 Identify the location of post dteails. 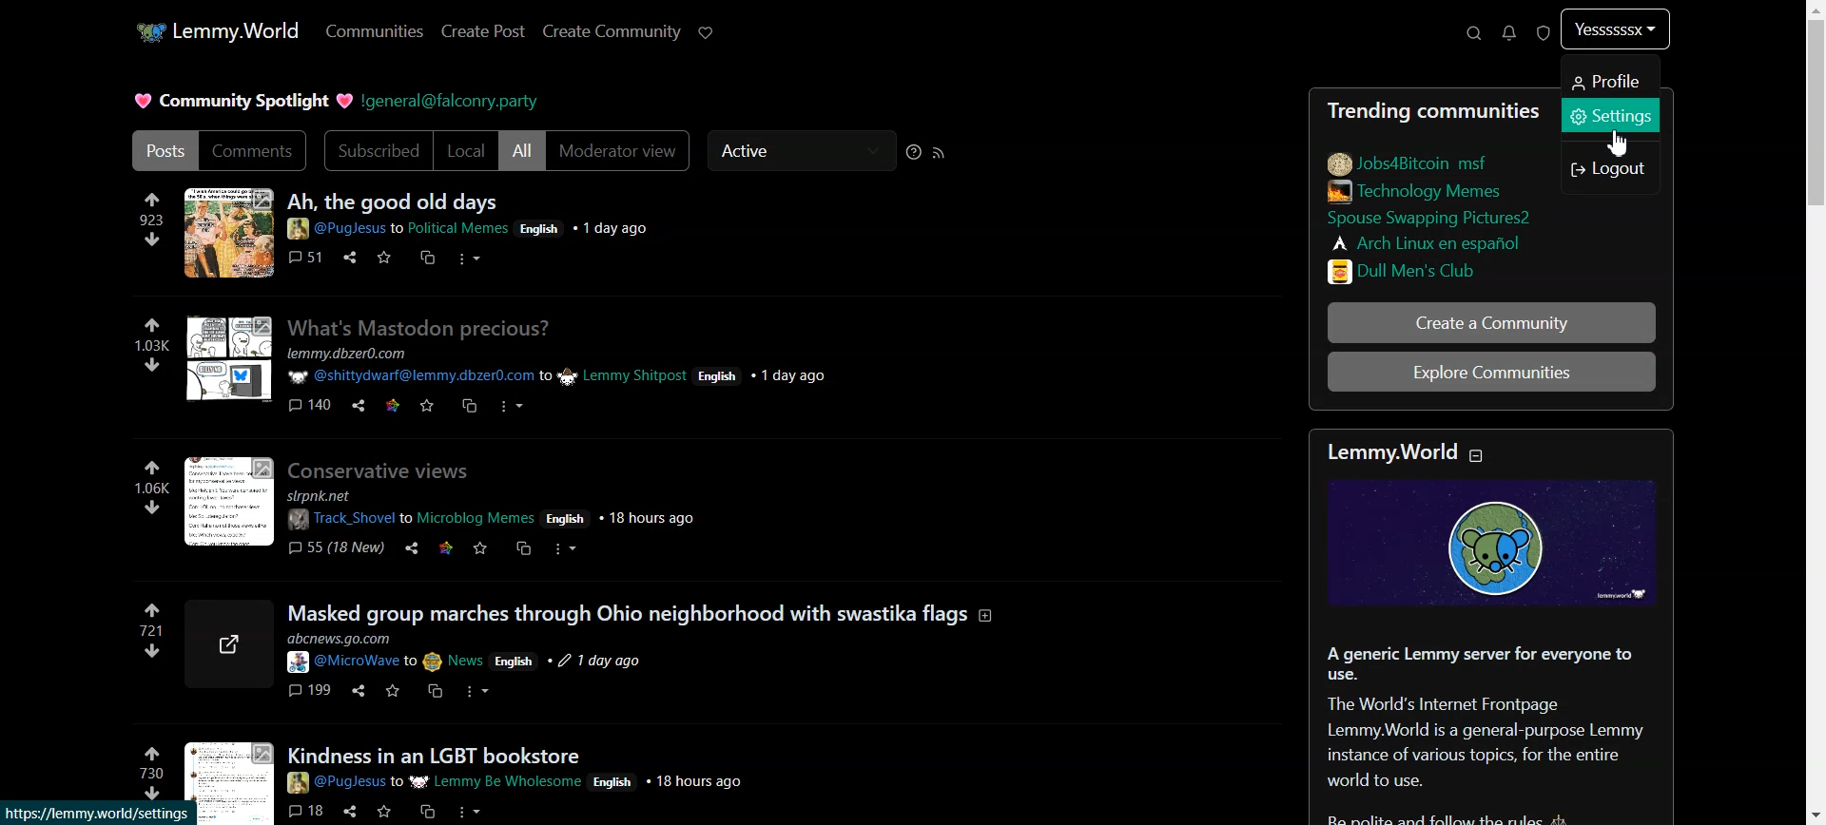
(566, 366).